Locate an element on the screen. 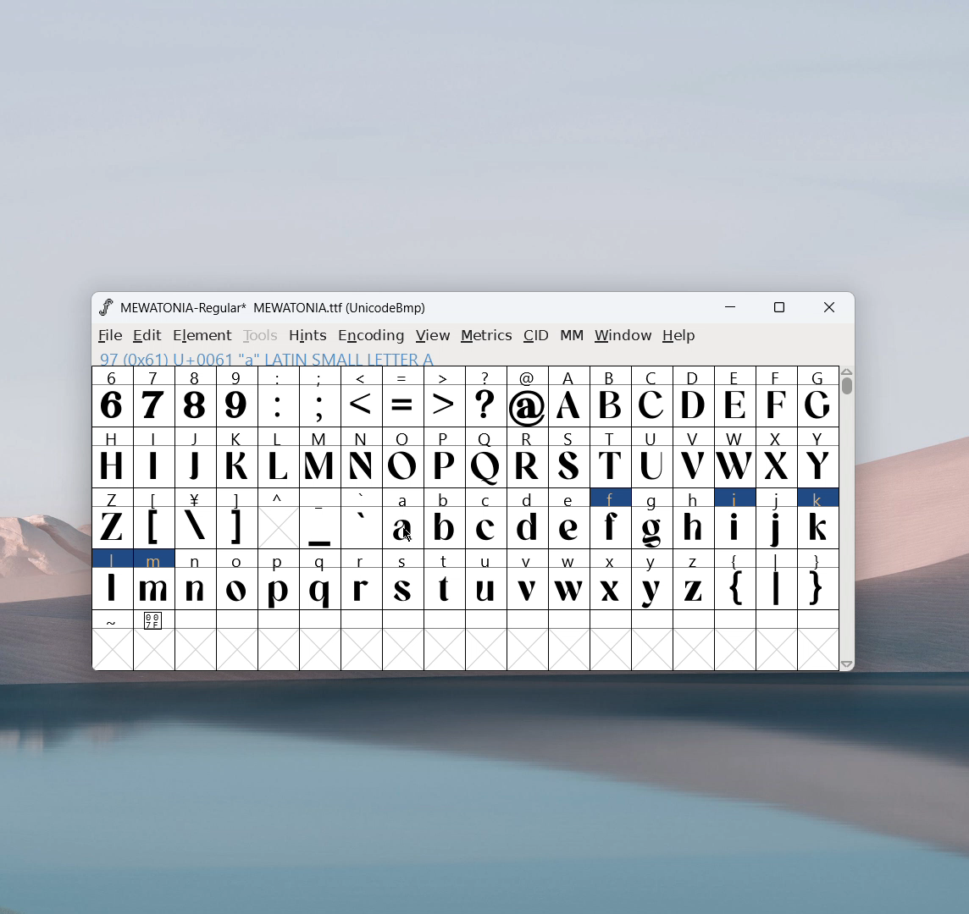  r is located at coordinates (361, 581).